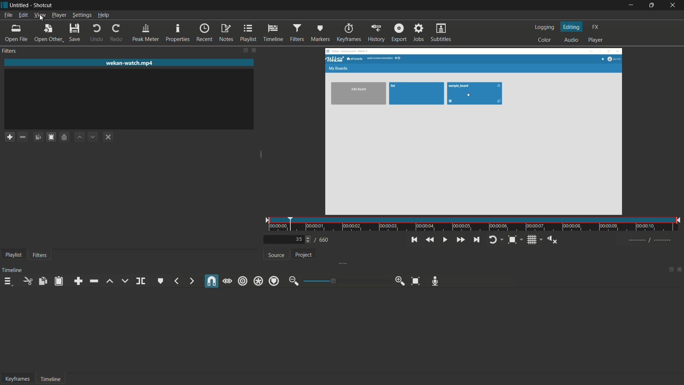 Image resolution: width=684 pixels, height=385 pixels. What do you see at coordinates (435, 281) in the screenshot?
I see `record audio` at bounding box center [435, 281].